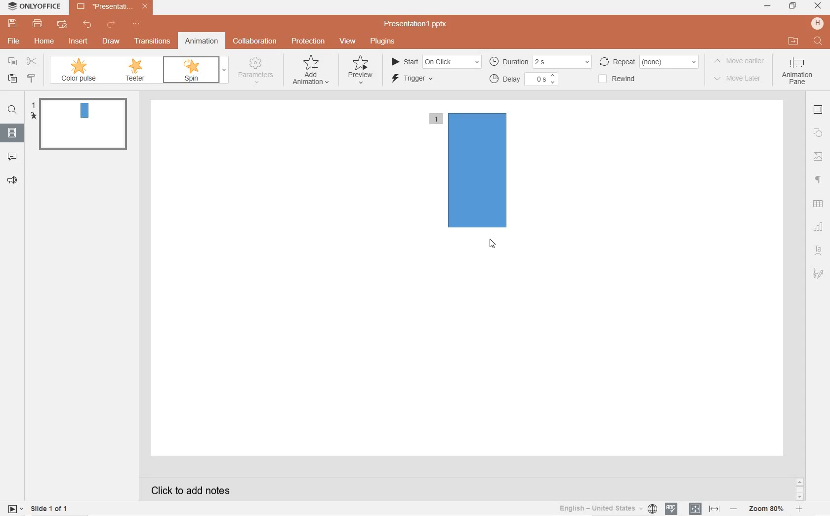  What do you see at coordinates (257, 72) in the screenshot?
I see `parameters` at bounding box center [257, 72].